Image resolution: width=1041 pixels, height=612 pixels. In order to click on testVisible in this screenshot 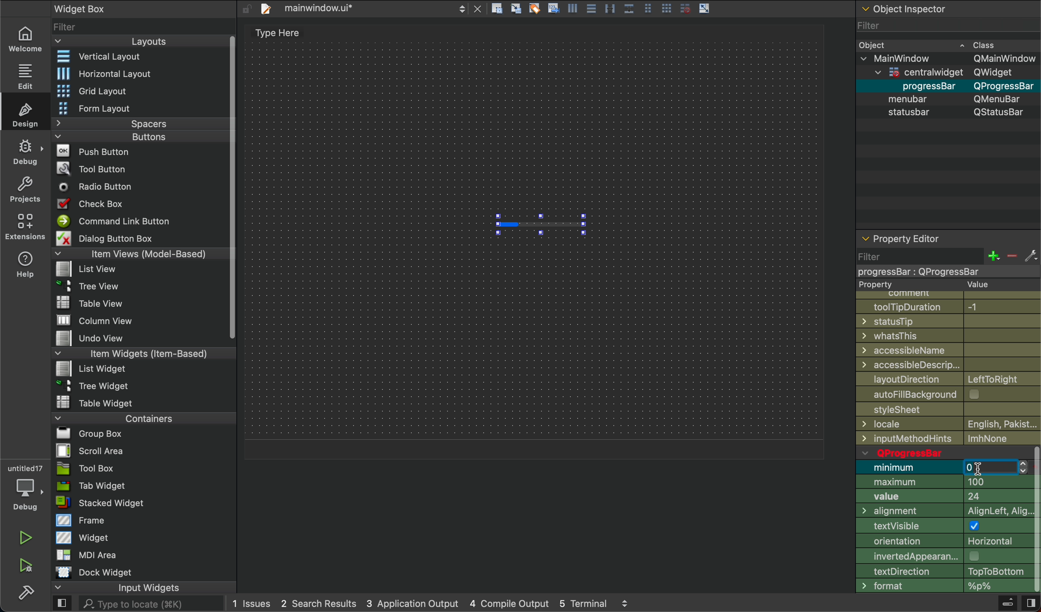, I will do `click(943, 527)`.